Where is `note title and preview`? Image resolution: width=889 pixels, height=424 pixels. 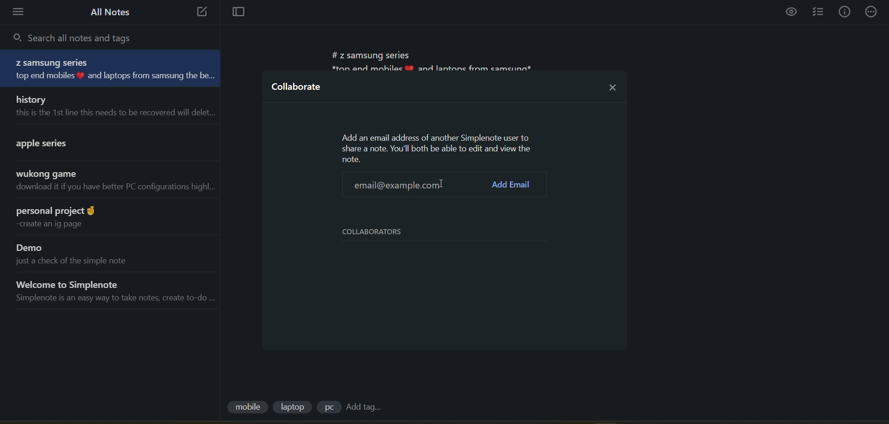 note title and preview is located at coordinates (111, 291).